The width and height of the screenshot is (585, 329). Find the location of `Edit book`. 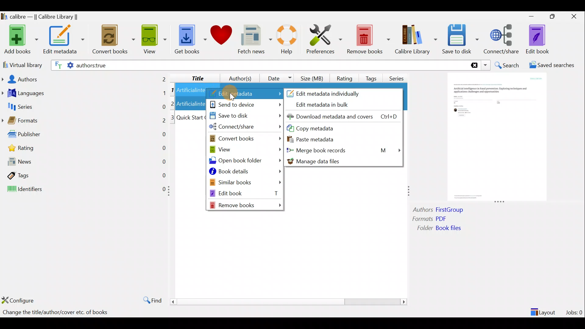

Edit book is located at coordinates (536, 40).